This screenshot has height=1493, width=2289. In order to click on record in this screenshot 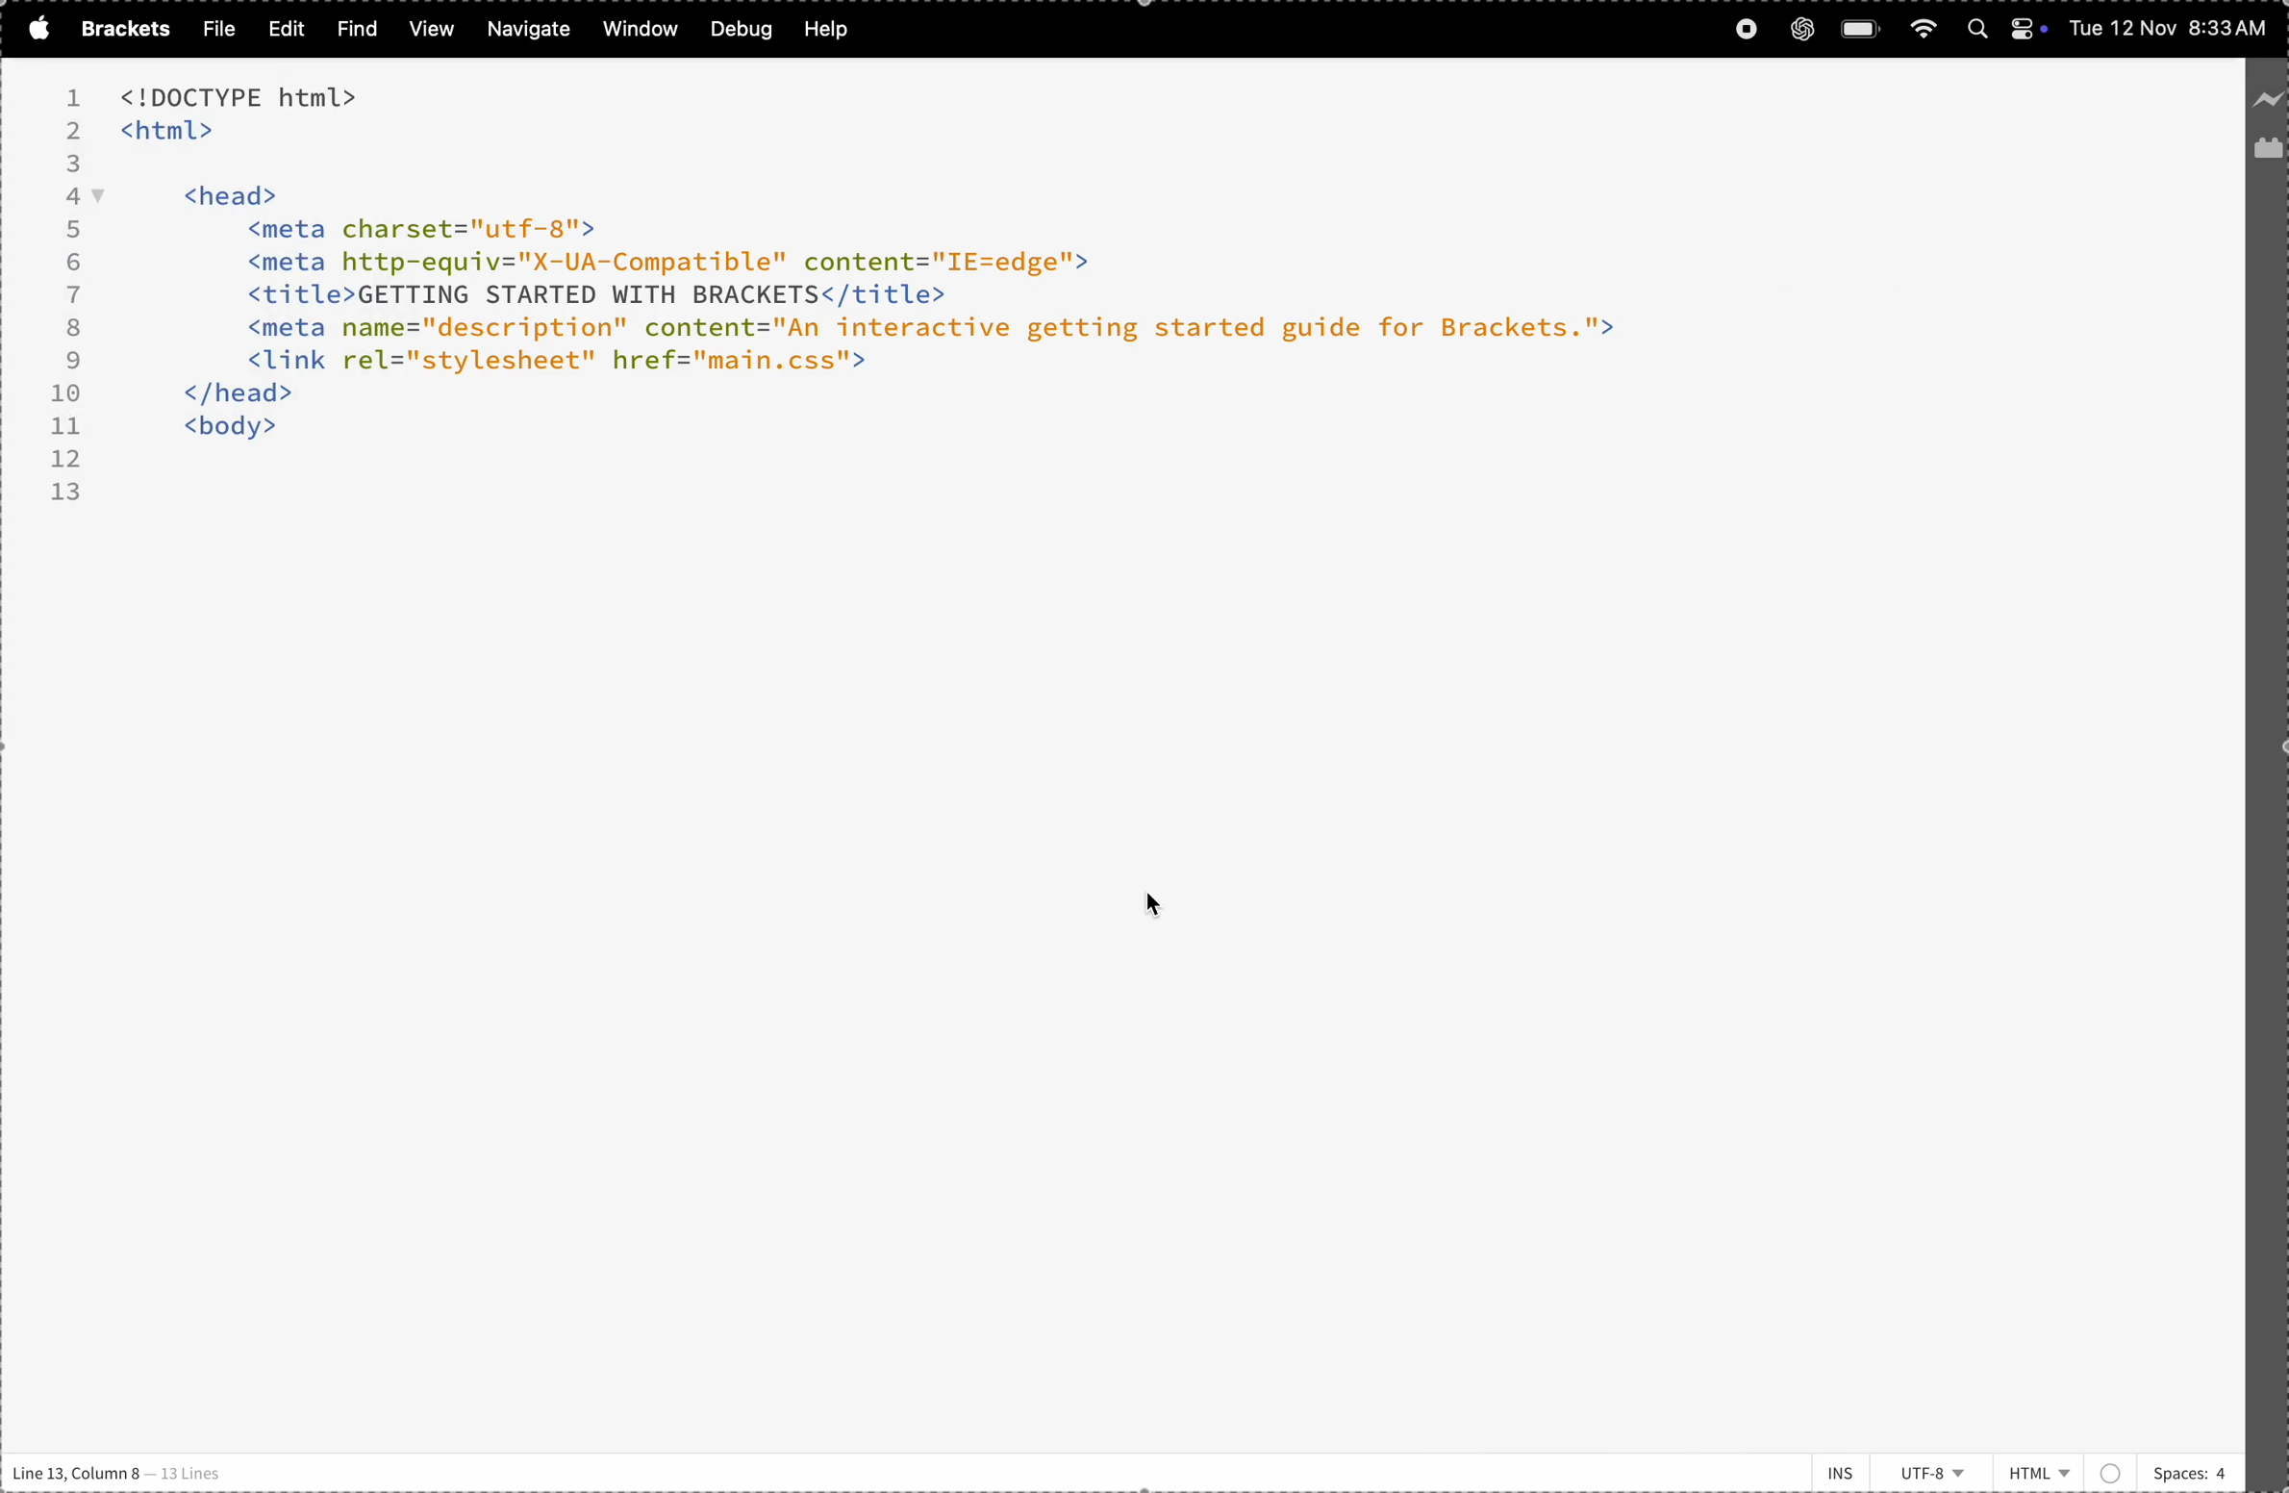, I will do `click(1745, 30)`.